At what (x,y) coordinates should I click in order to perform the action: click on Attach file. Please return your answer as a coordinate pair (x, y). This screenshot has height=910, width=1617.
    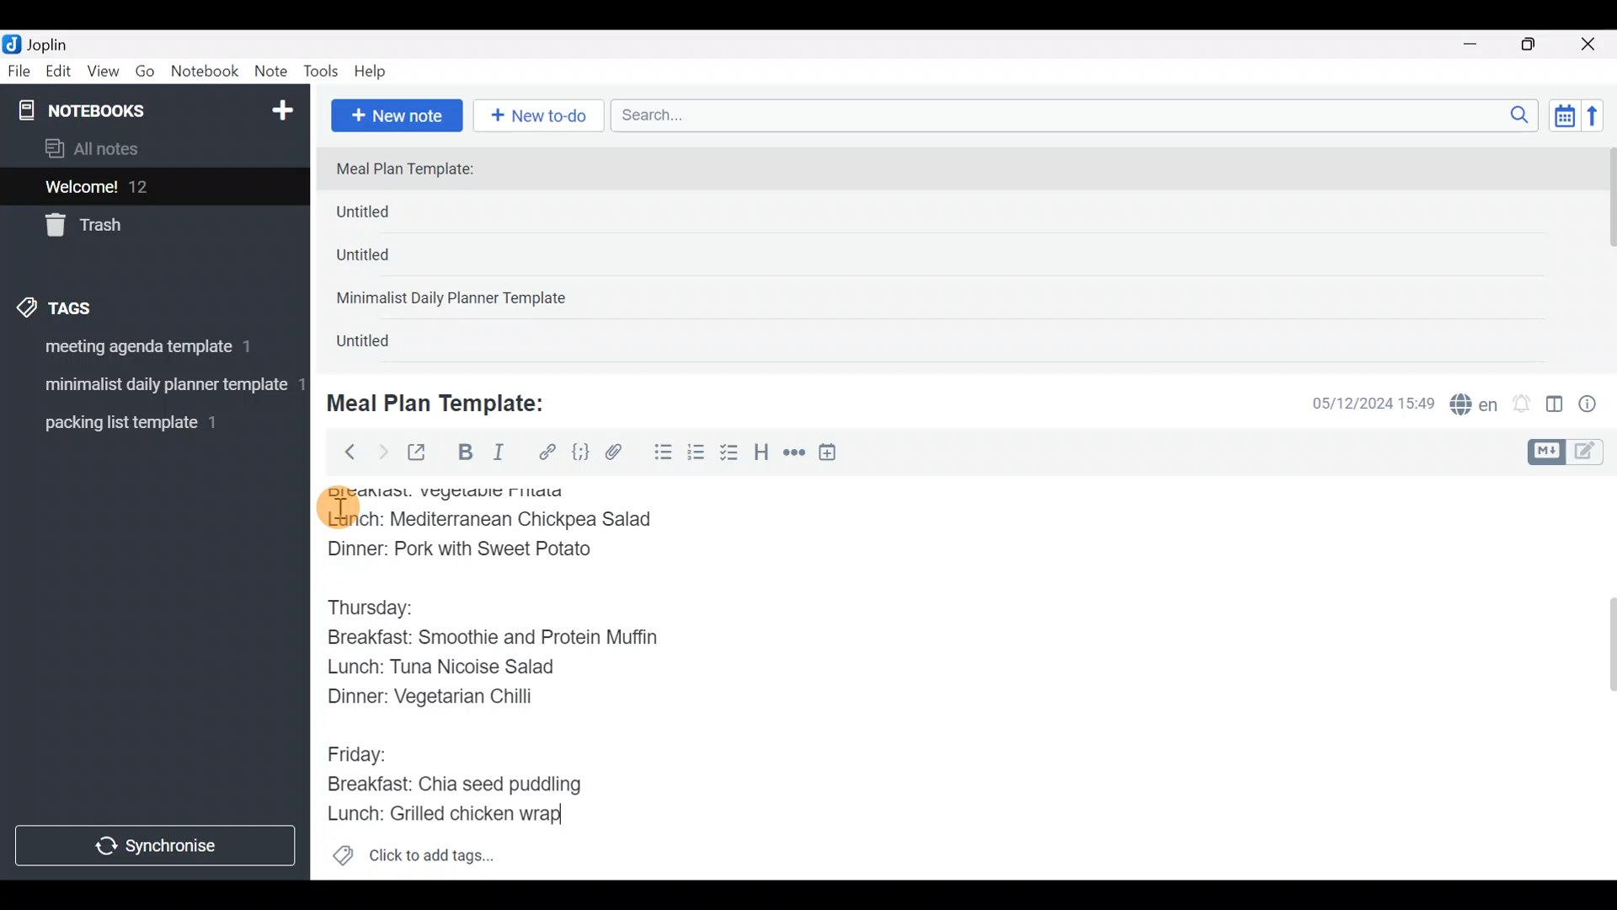
    Looking at the image, I should click on (619, 454).